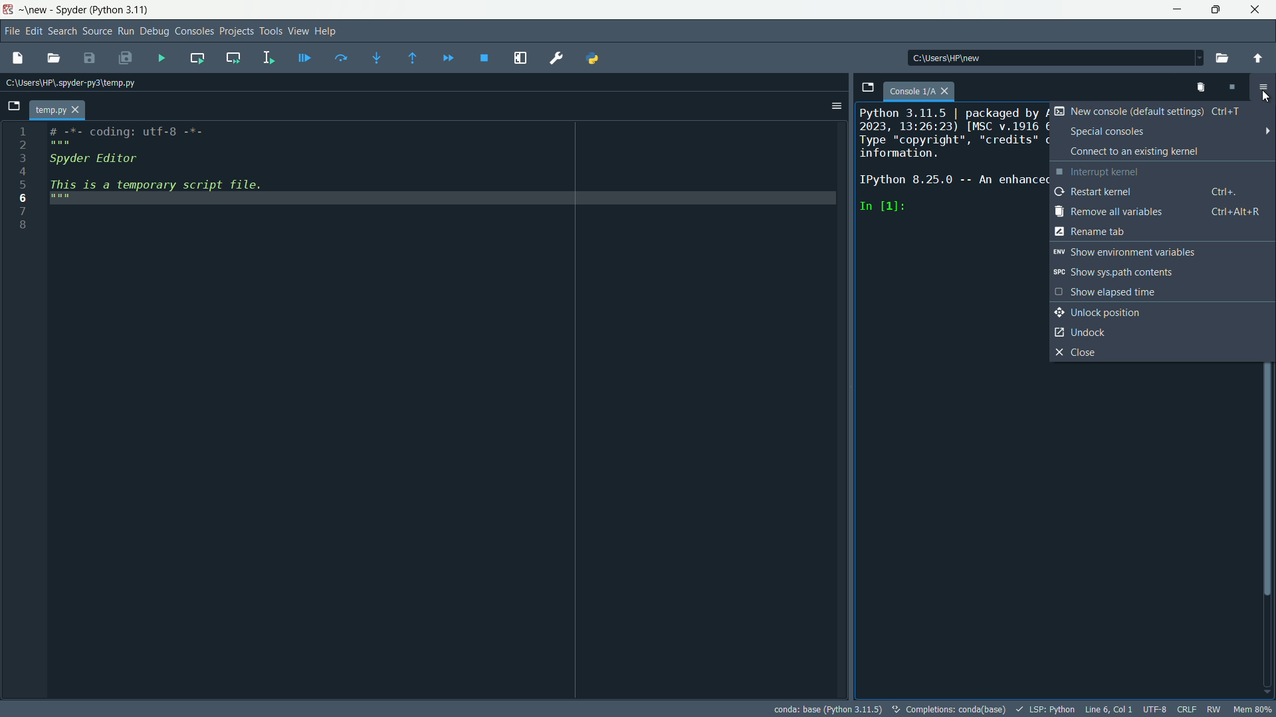 The width and height of the screenshot is (1276, 717). What do you see at coordinates (1187, 708) in the screenshot?
I see `CRFL` at bounding box center [1187, 708].